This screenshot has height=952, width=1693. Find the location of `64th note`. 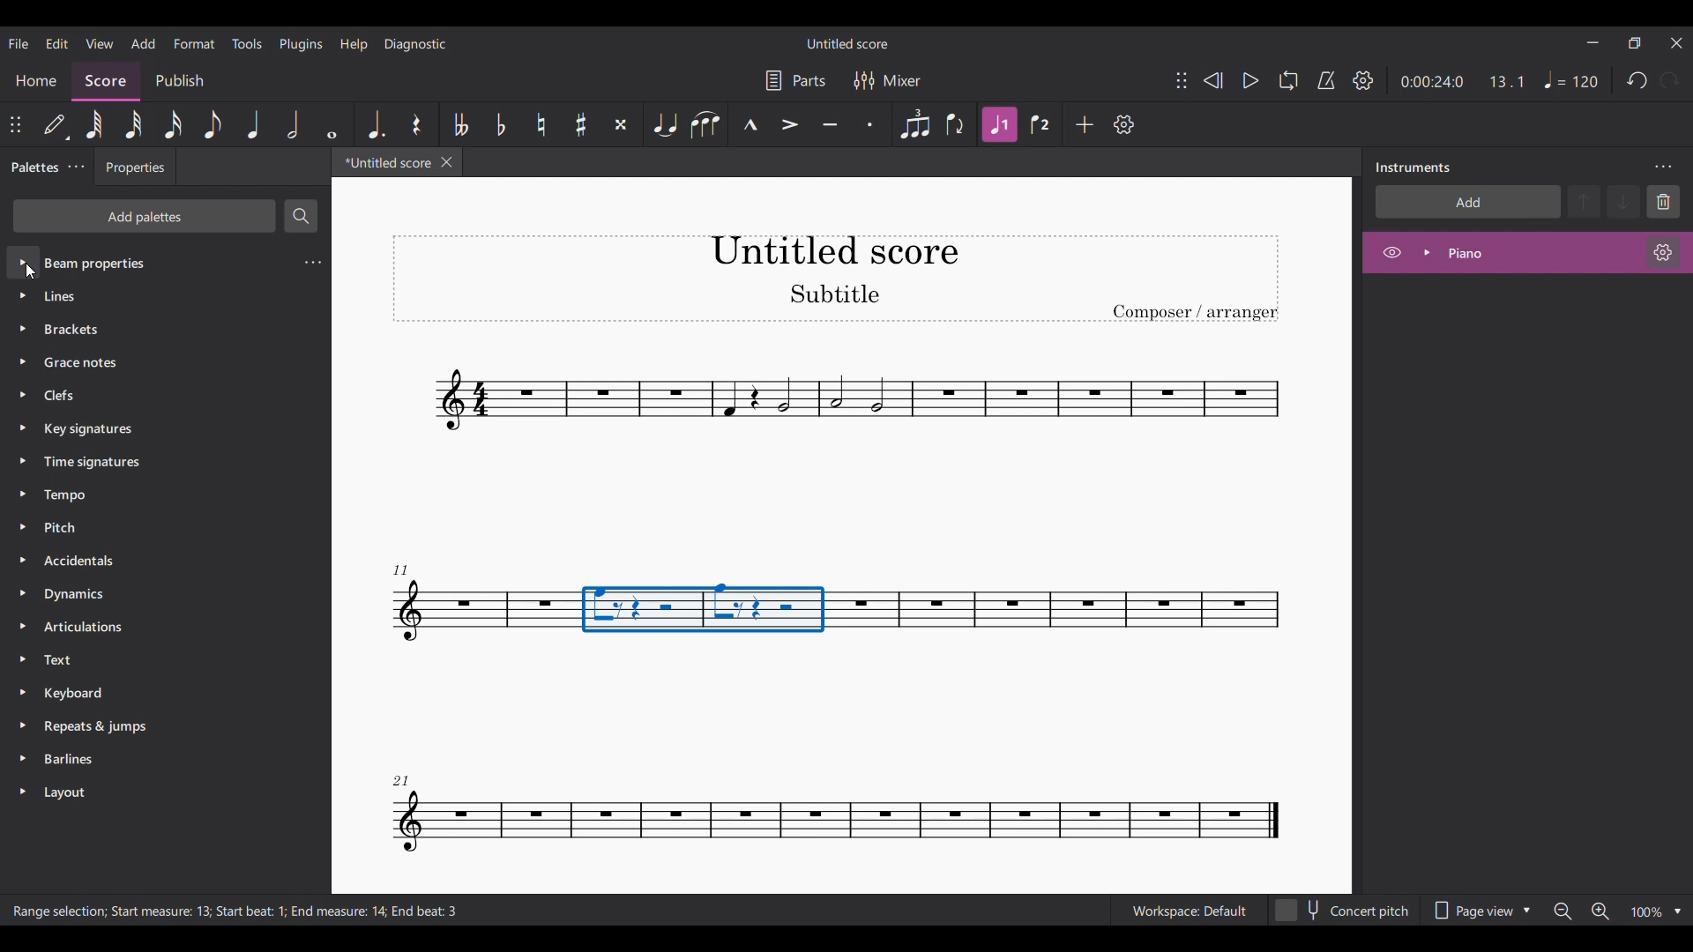

64th note is located at coordinates (94, 124).